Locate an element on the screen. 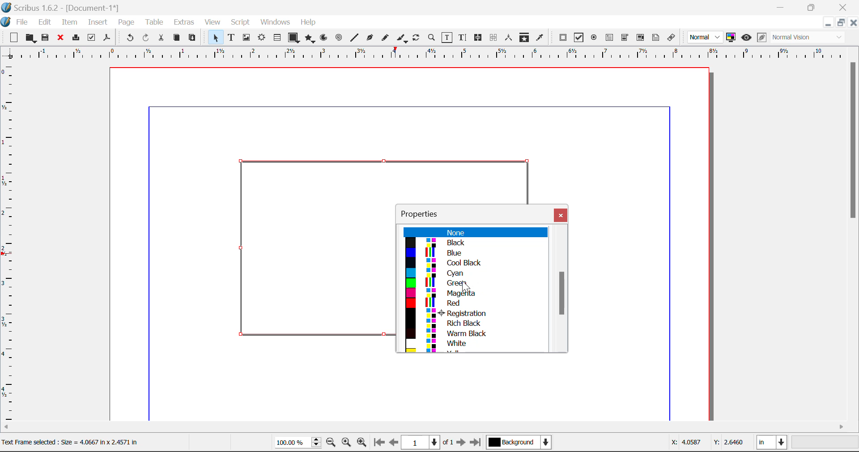  Background is located at coordinates (519, 443).